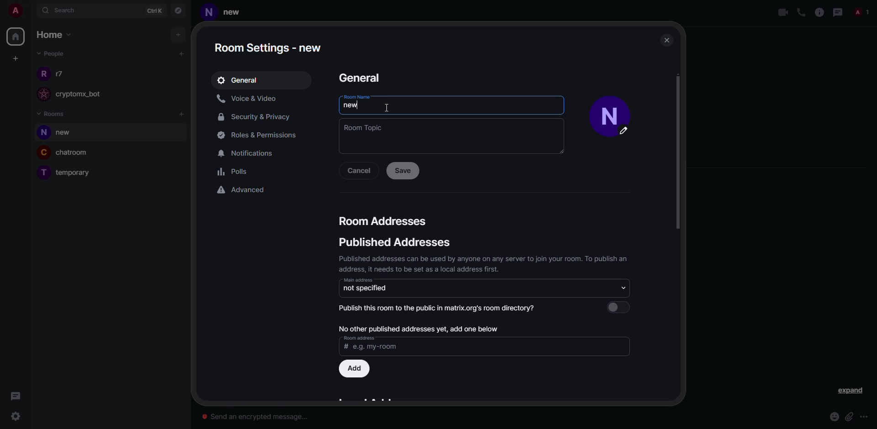  What do you see at coordinates (375, 348) in the screenshot?
I see `eg` at bounding box center [375, 348].